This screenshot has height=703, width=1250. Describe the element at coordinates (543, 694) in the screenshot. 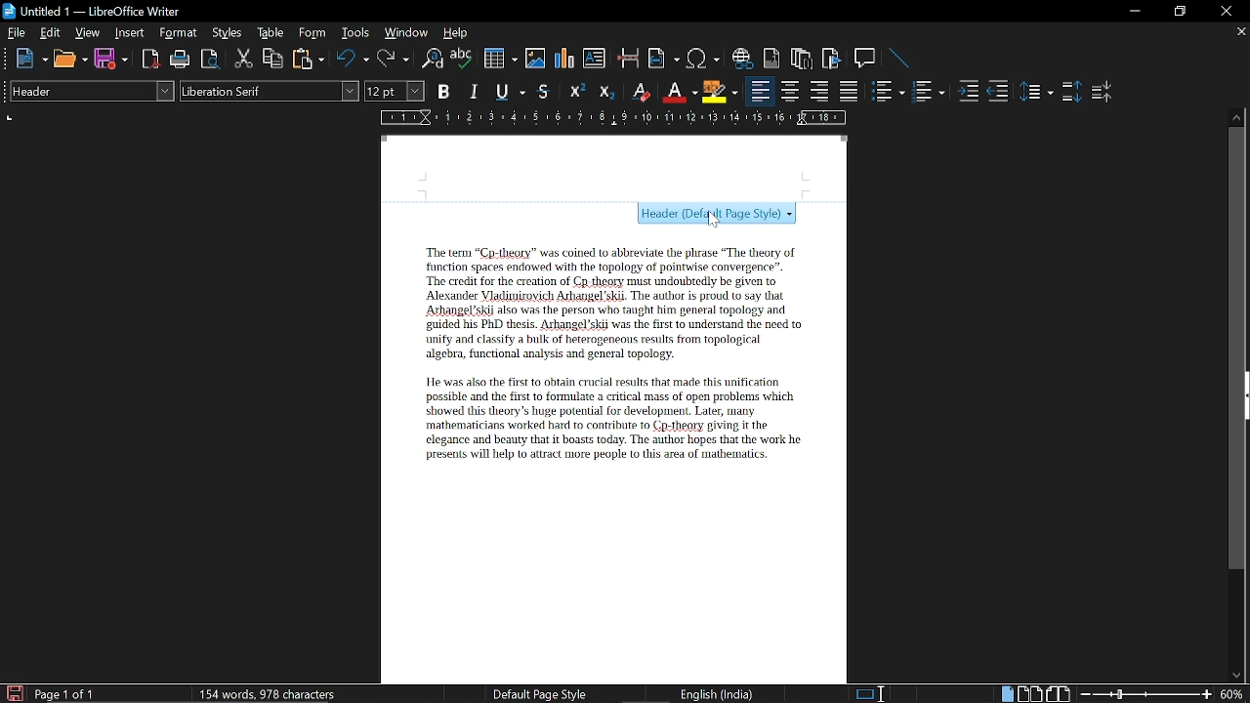

I see `page style Page style` at that location.